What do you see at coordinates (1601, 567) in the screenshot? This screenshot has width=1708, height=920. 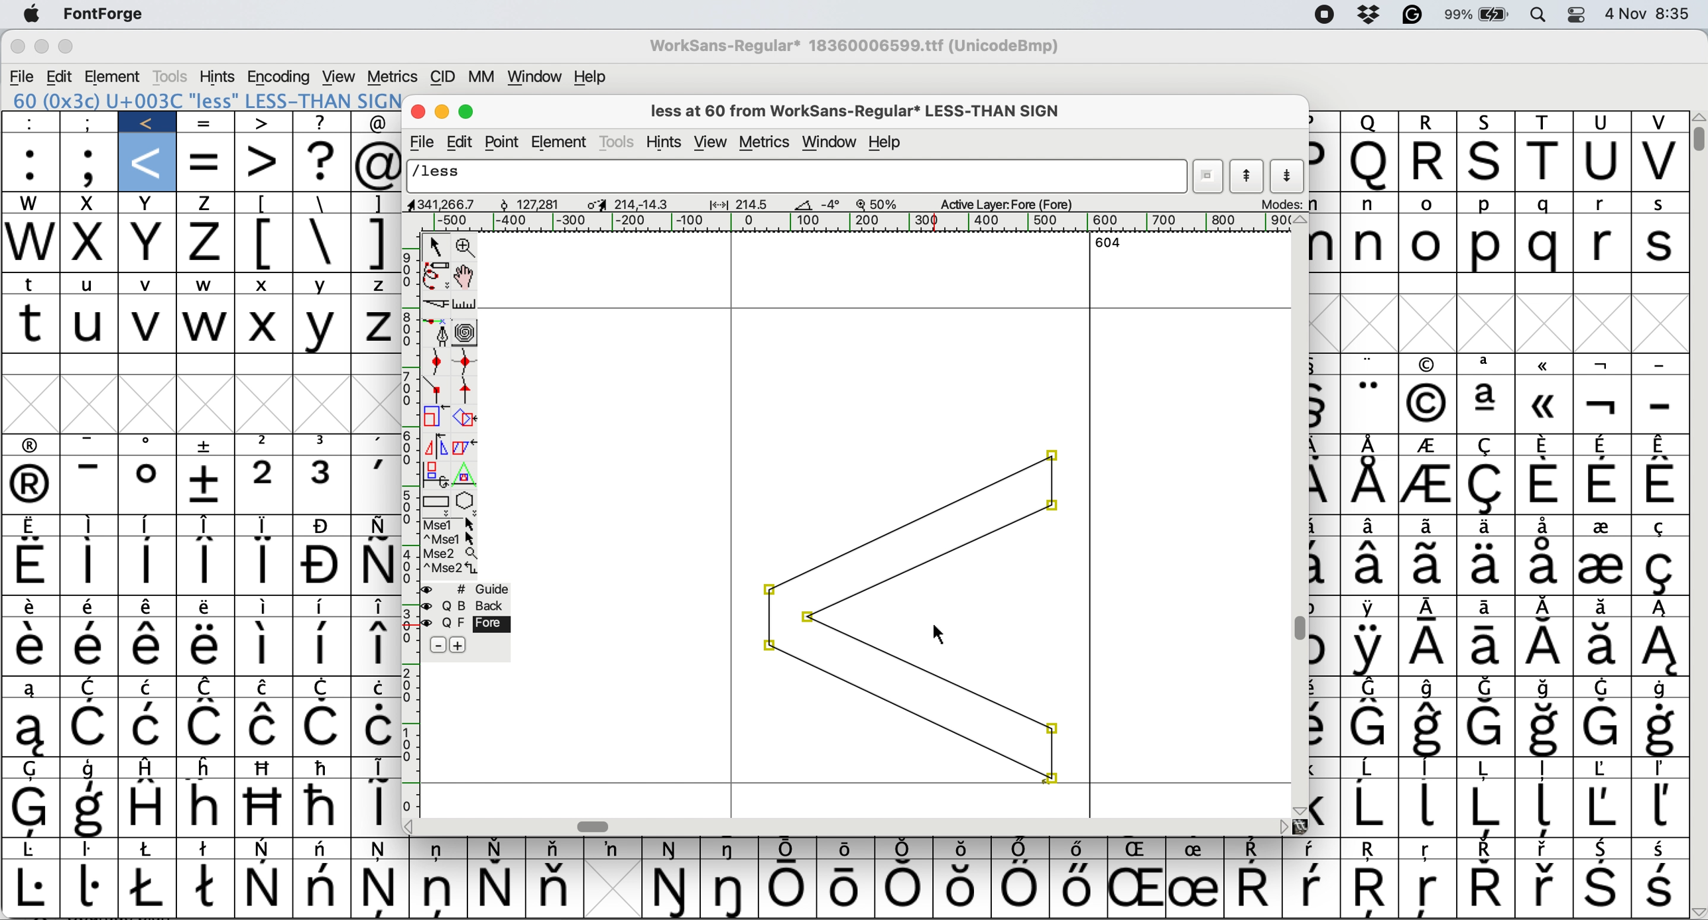 I see `Symbol` at bounding box center [1601, 567].